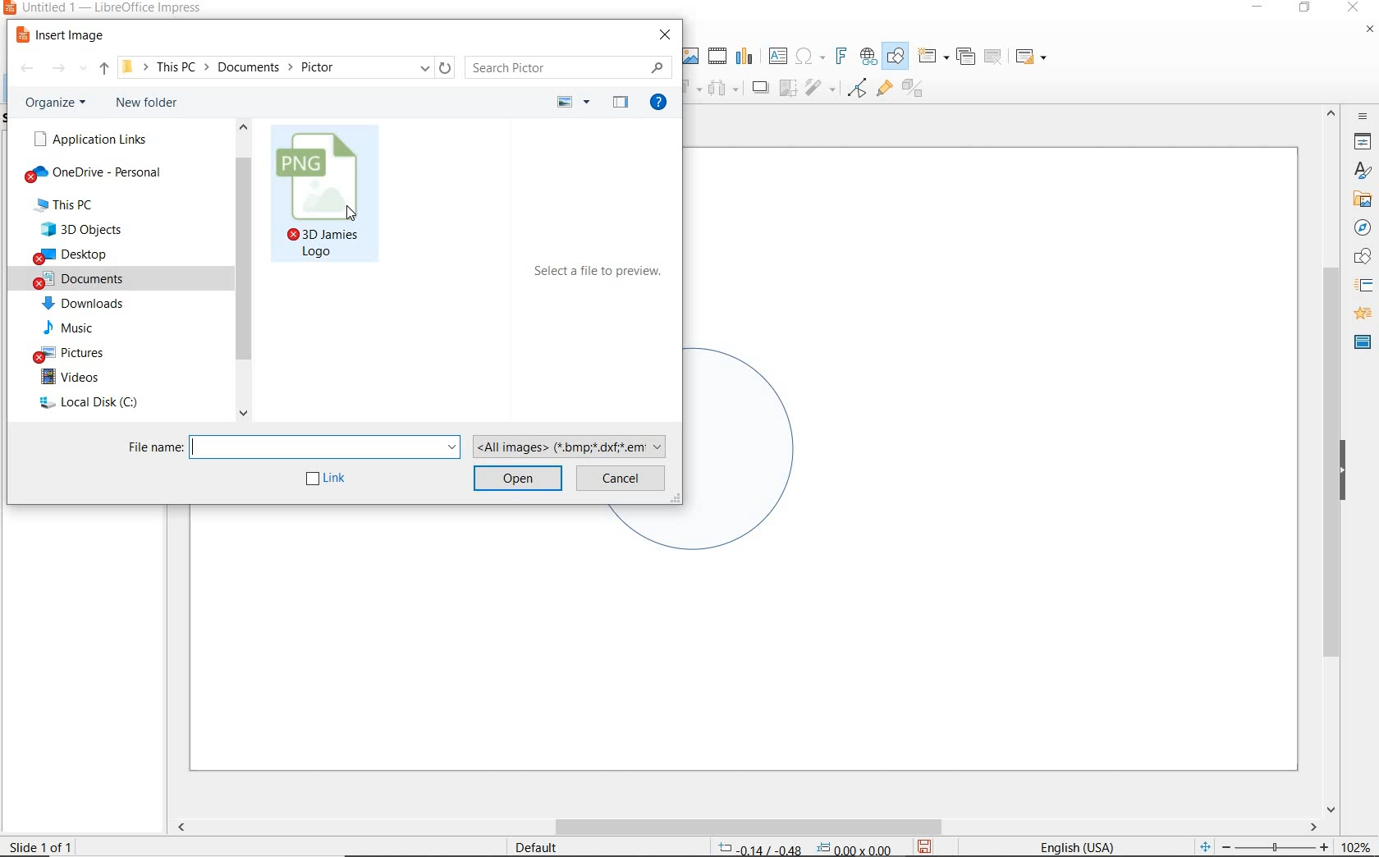  What do you see at coordinates (59, 103) in the screenshot?
I see `organize` at bounding box center [59, 103].